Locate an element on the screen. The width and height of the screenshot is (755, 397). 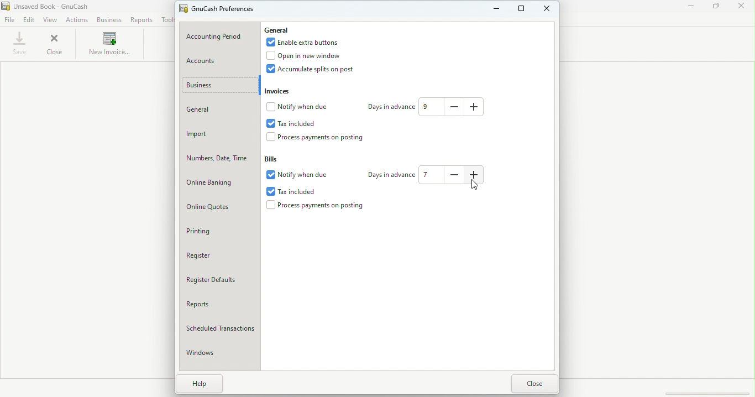
New invoice is located at coordinates (108, 45).